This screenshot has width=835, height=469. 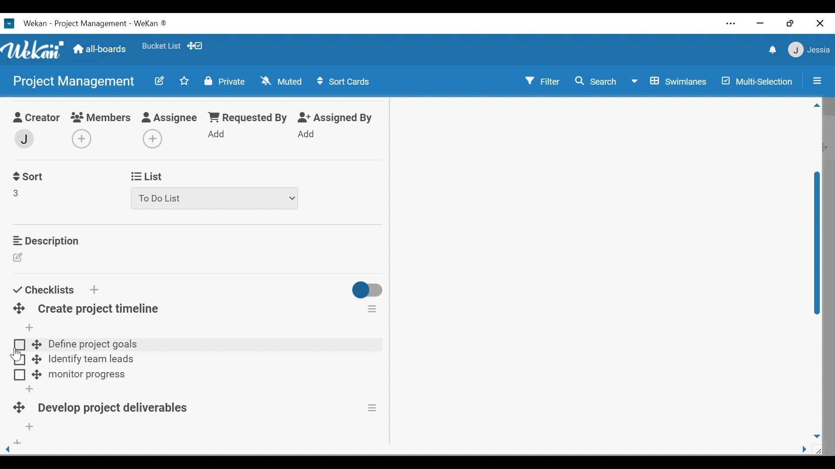 I want to click on Muted, so click(x=281, y=81).